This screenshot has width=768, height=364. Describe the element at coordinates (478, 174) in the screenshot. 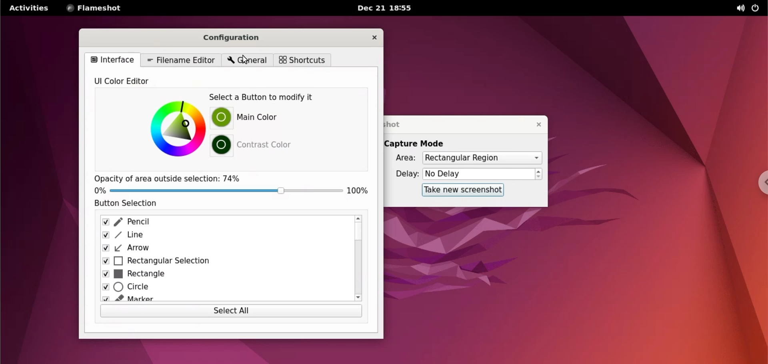

I see `No Delay` at that location.